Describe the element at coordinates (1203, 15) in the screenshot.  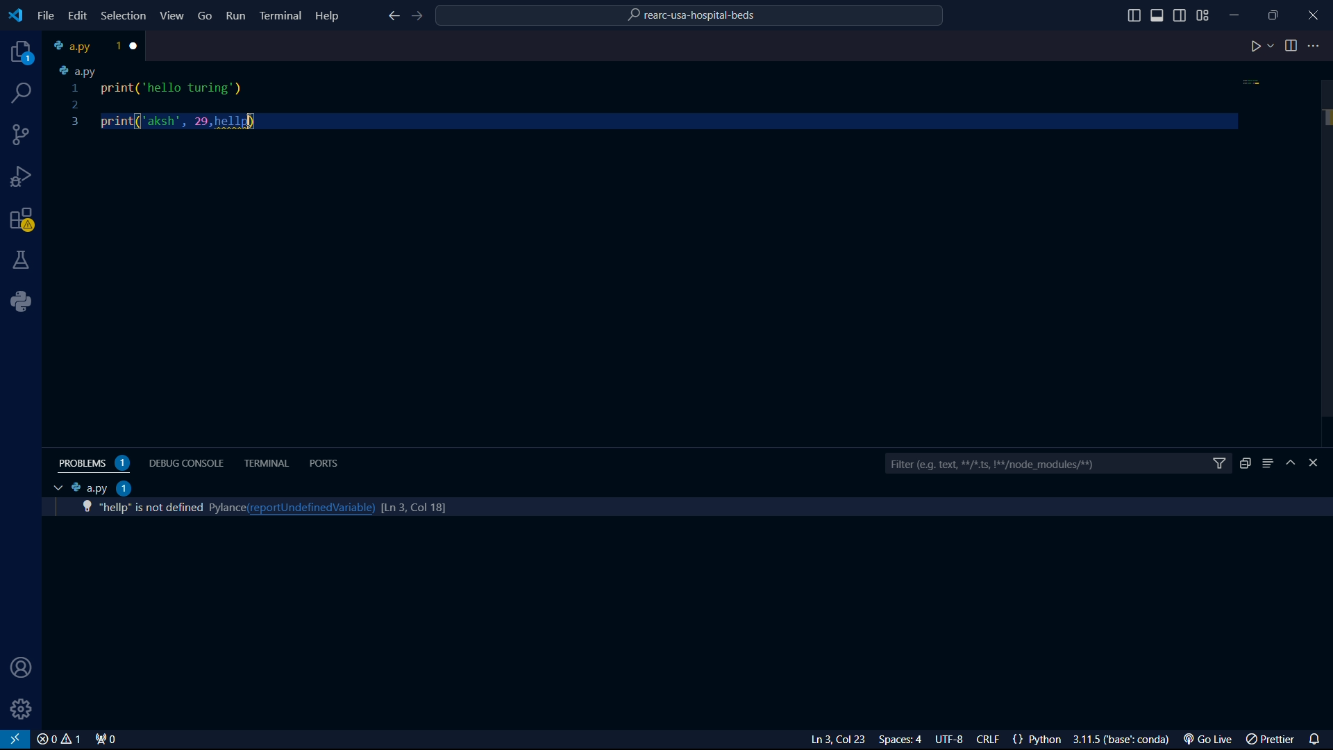
I see `grid view` at that location.